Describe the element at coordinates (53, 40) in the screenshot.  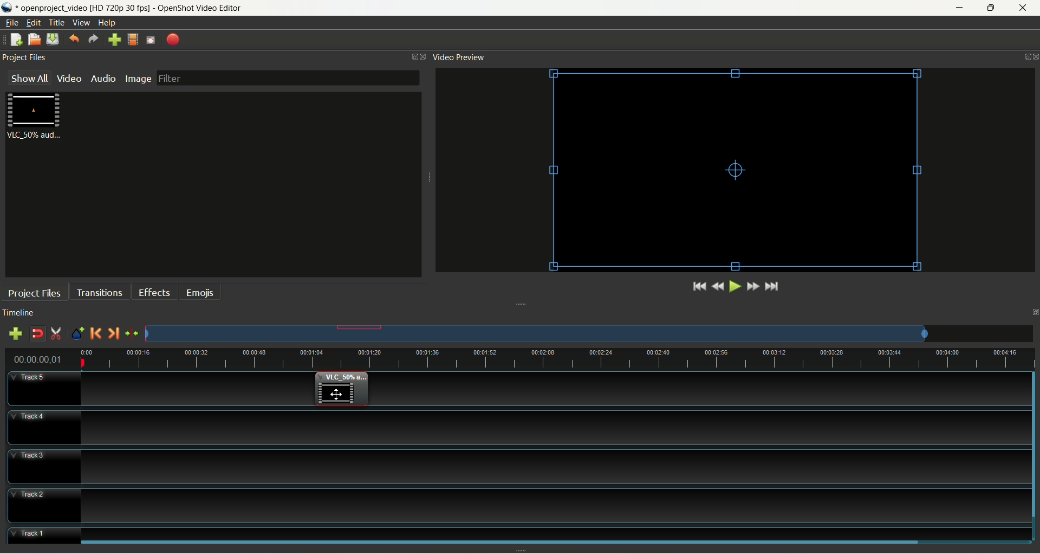
I see `save project` at that location.